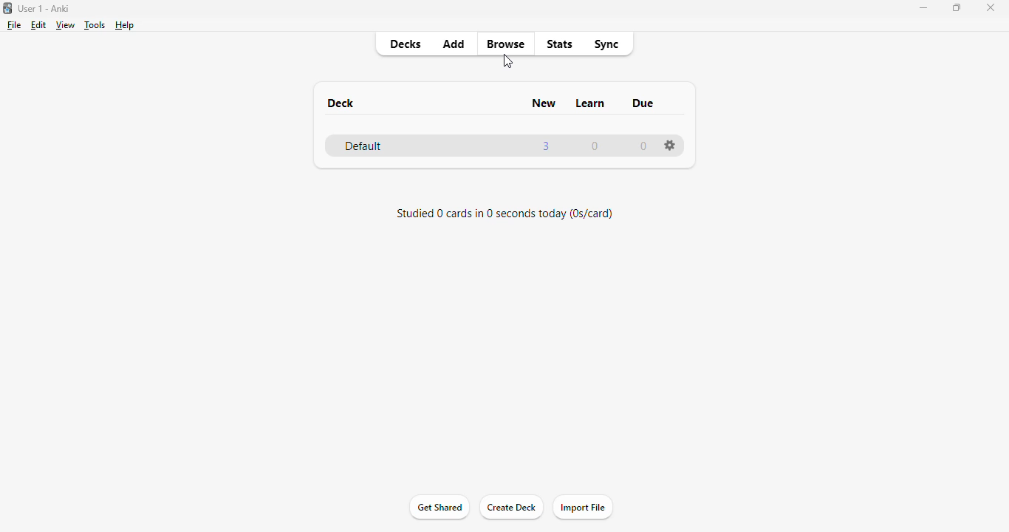 This screenshot has height=532, width=1009. What do you see at coordinates (364, 145) in the screenshot?
I see `default` at bounding box center [364, 145].